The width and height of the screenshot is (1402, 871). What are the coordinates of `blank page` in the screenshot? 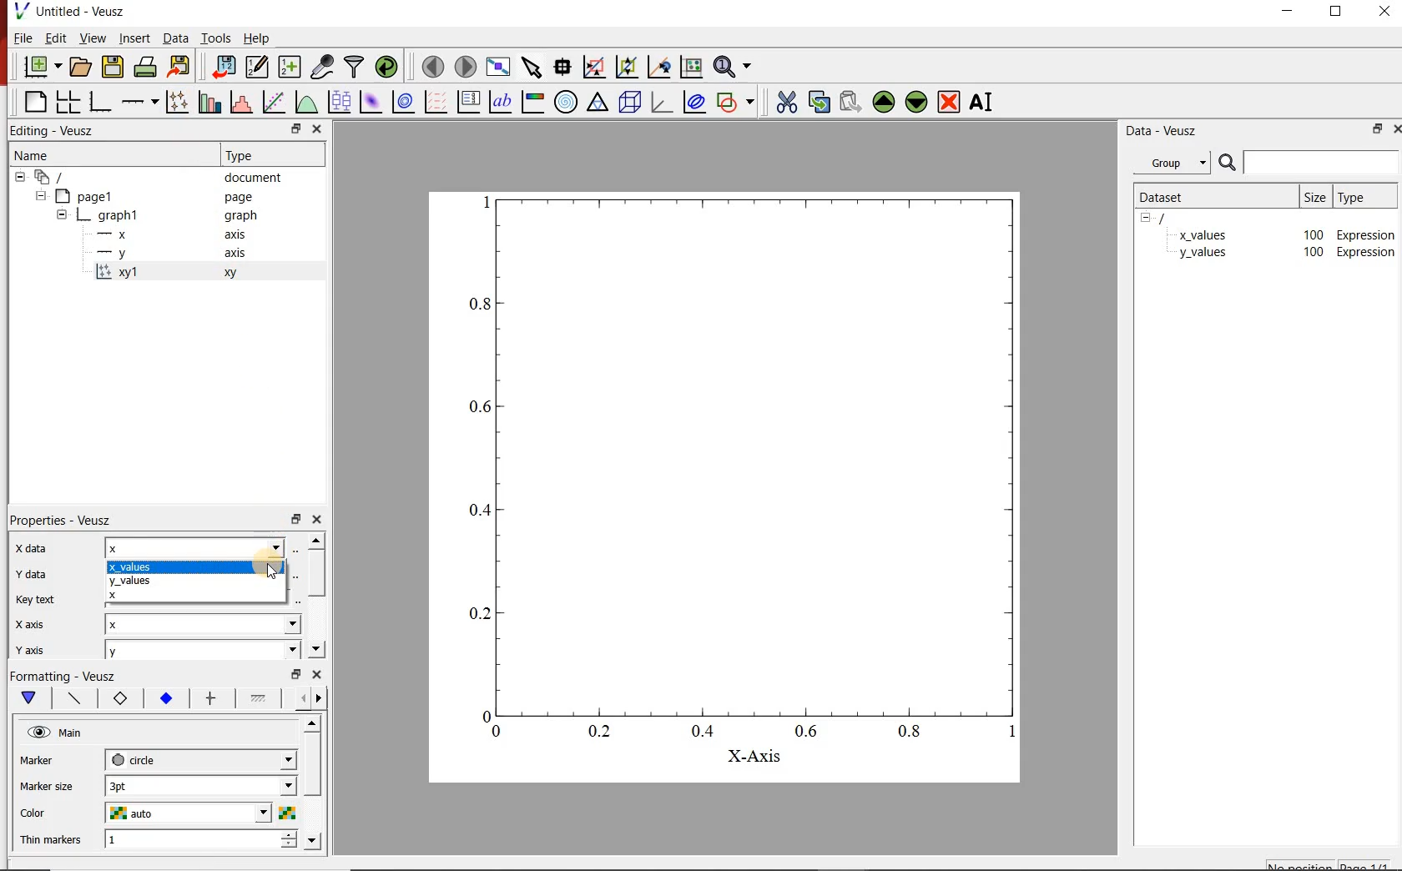 It's located at (35, 102).